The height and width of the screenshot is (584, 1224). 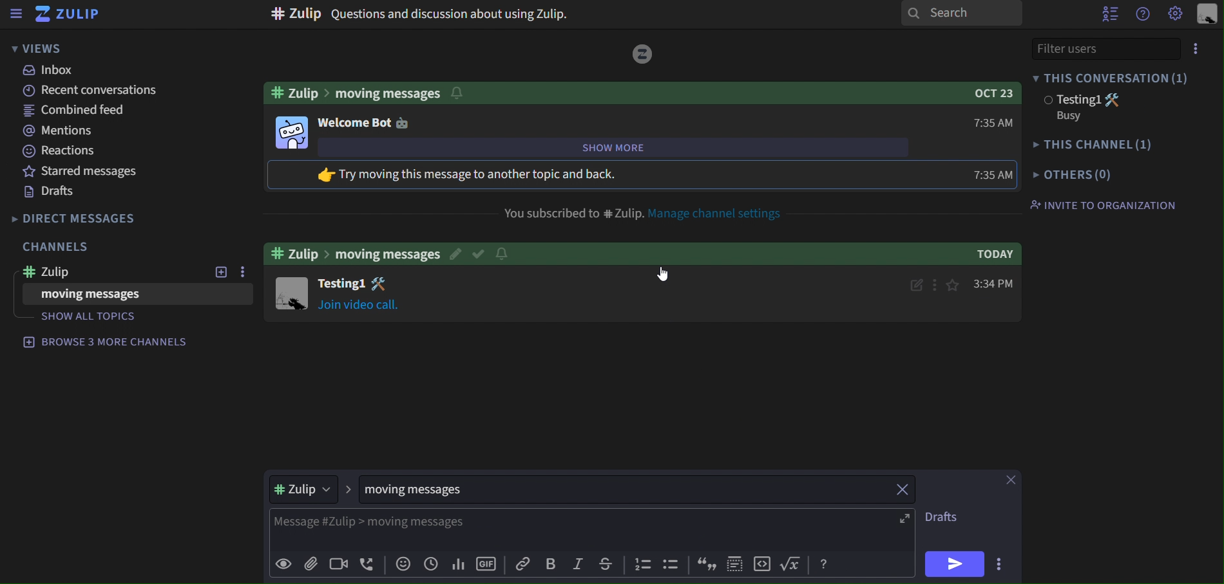 I want to click on today, so click(x=984, y=255).